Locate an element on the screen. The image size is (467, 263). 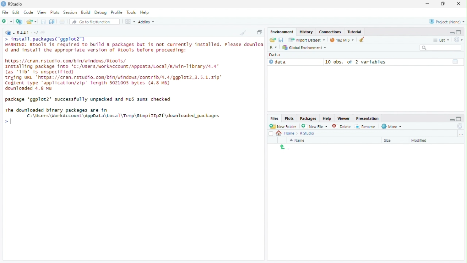
View is located at coordinates (42, 12).